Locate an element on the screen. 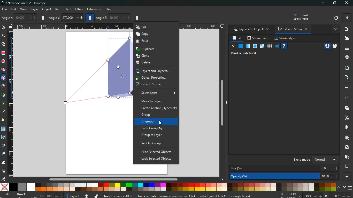 Image resolution: width=353 pixels, height=198 pixels. new is located at coordinates (346, 29).